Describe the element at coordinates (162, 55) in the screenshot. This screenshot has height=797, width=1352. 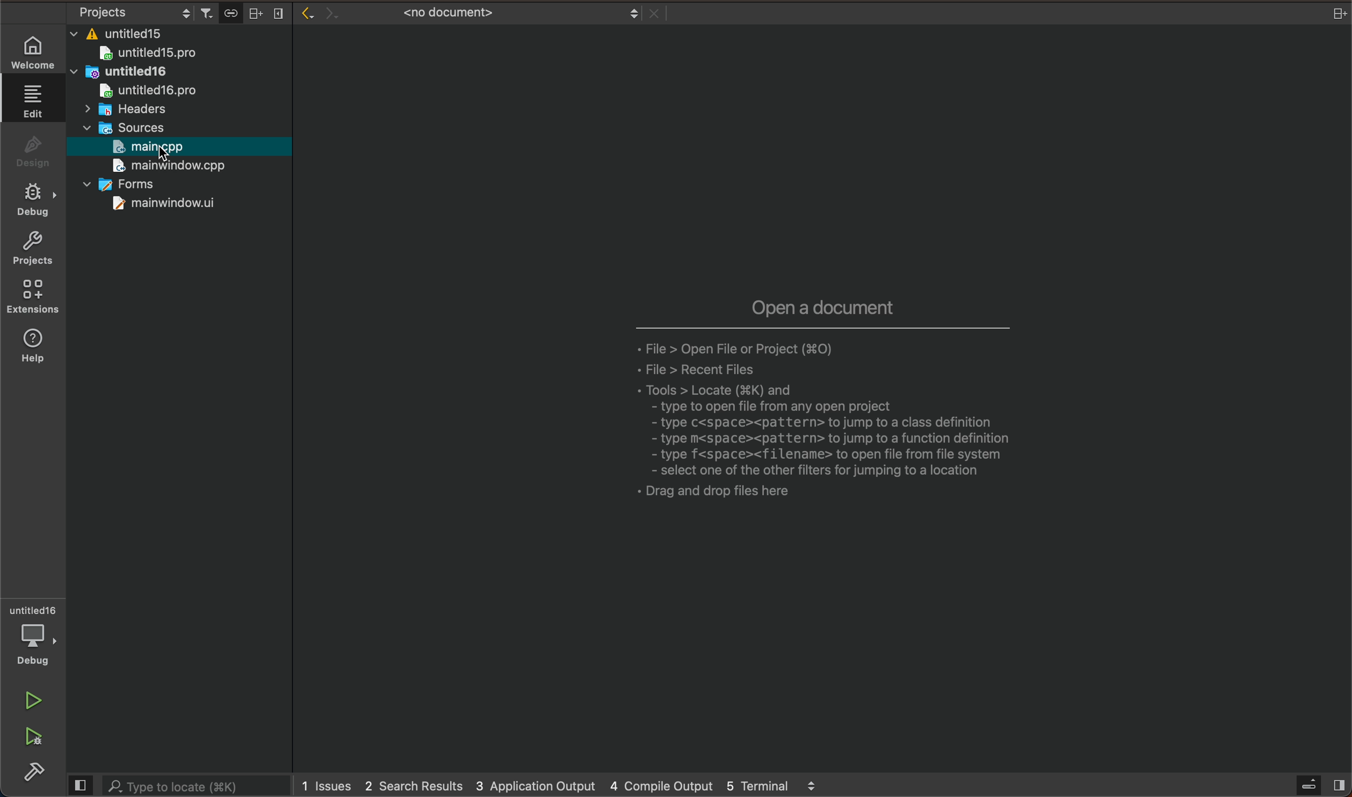
I see `untitled 15` at that location.